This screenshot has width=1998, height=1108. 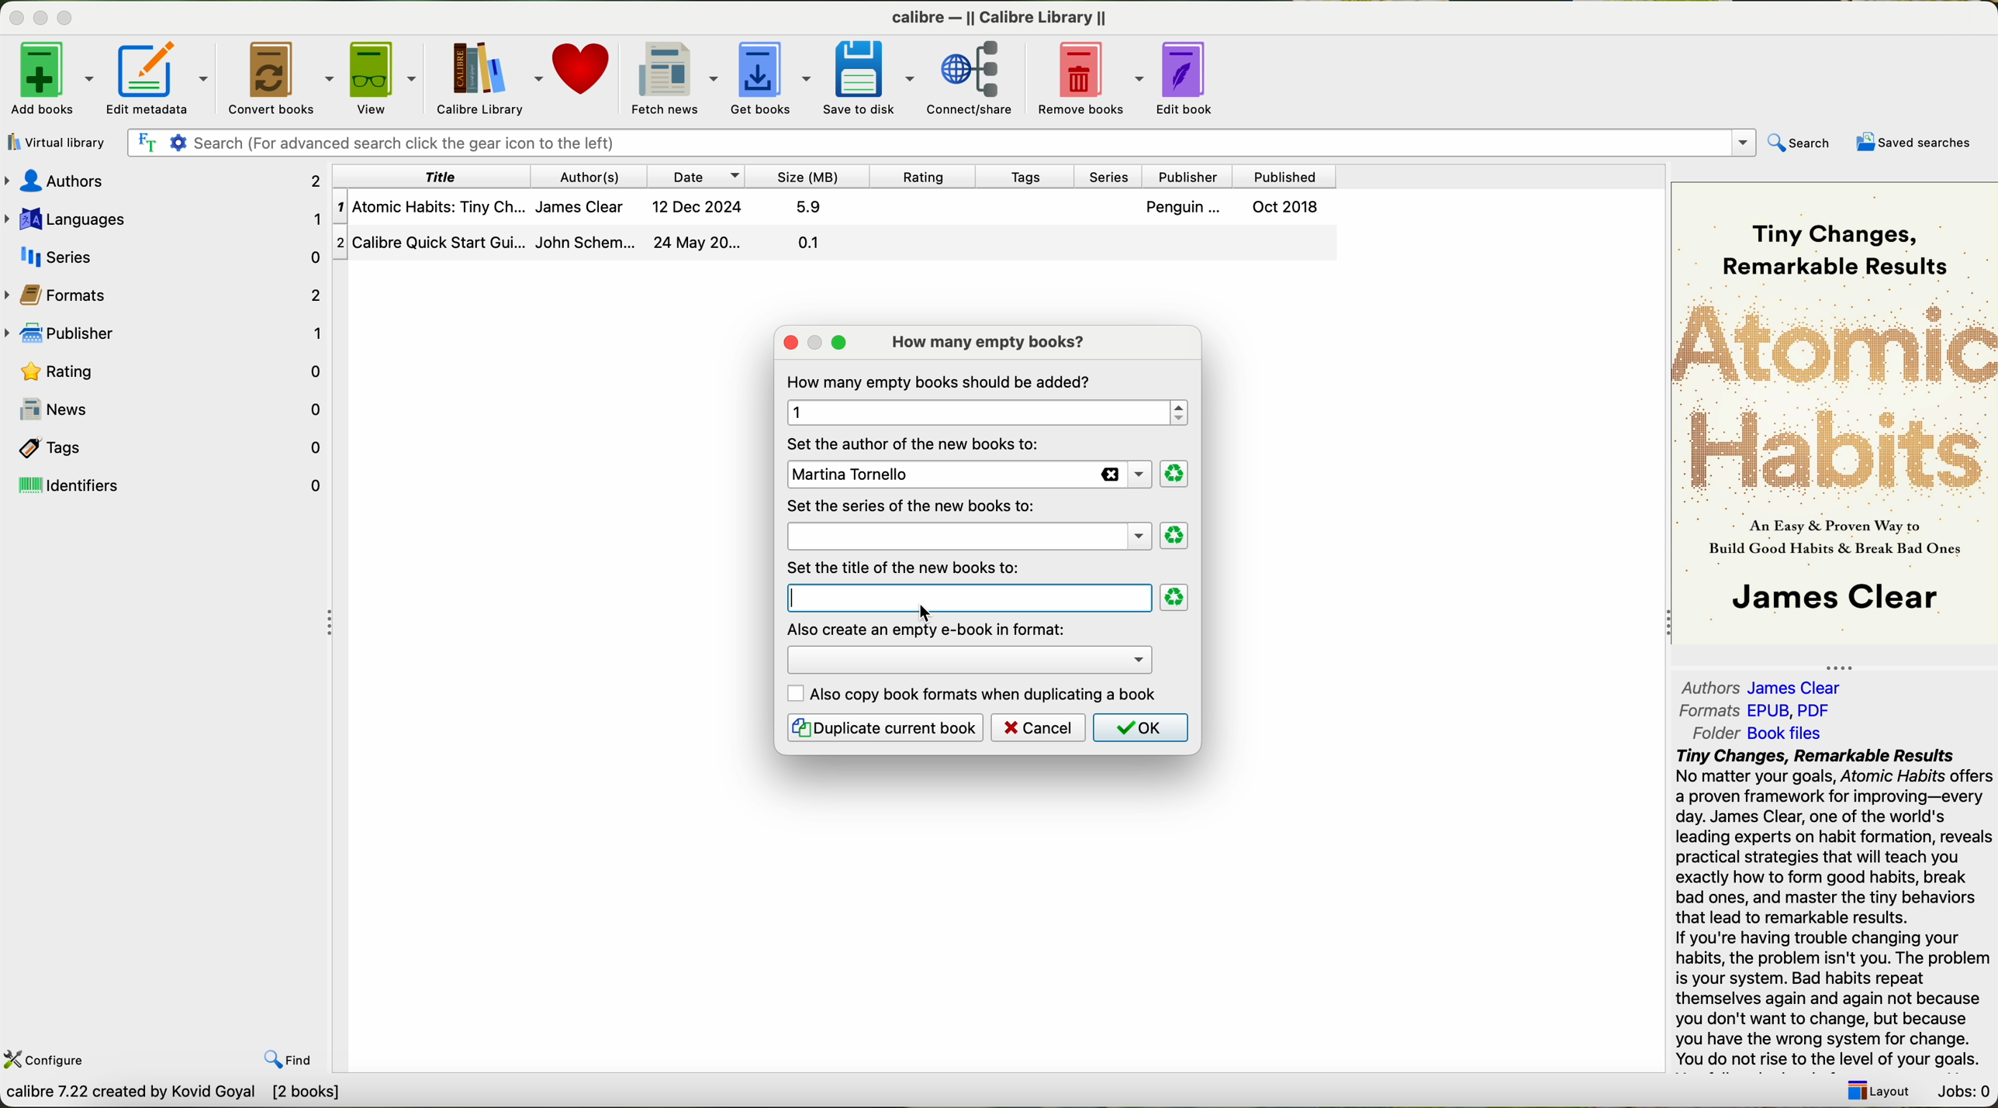 I want to click on save to disk, so click(x=869, y=78).